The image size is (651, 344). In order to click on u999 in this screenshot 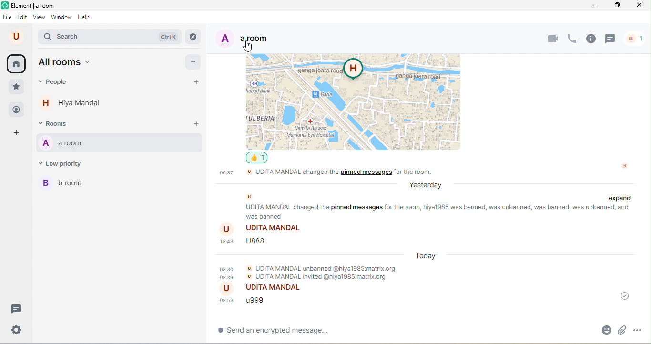, I will do `click(248, 301)`.